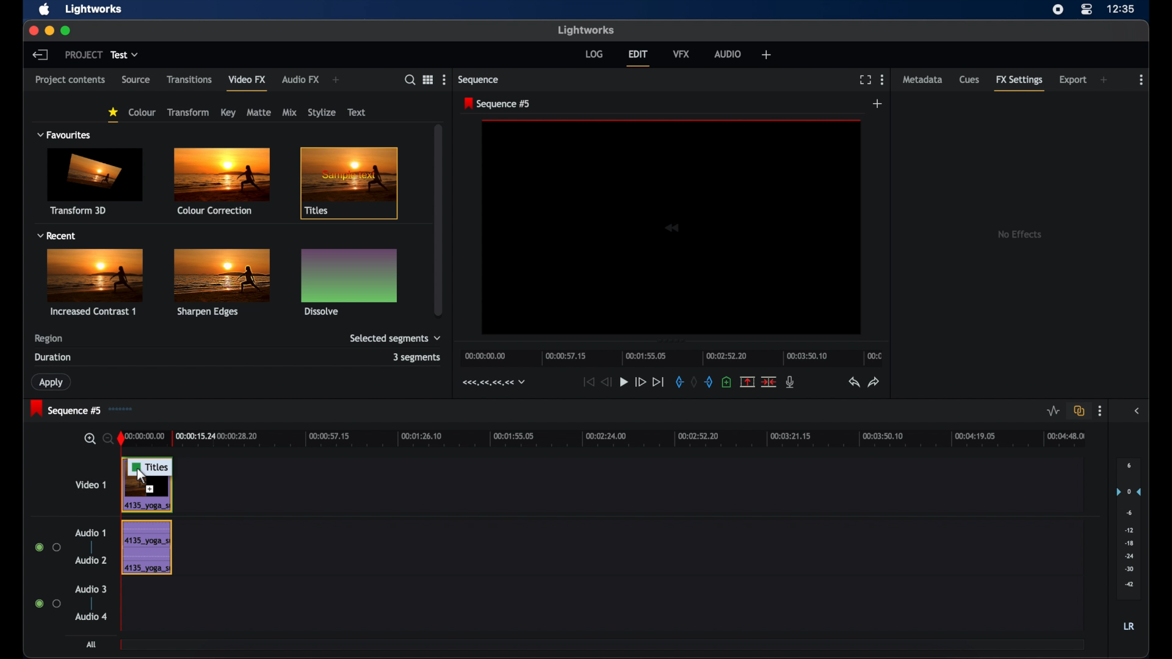 The width and height of the screenshot is (1172, 659). I want to click on remove marked section, so click(748, 381).